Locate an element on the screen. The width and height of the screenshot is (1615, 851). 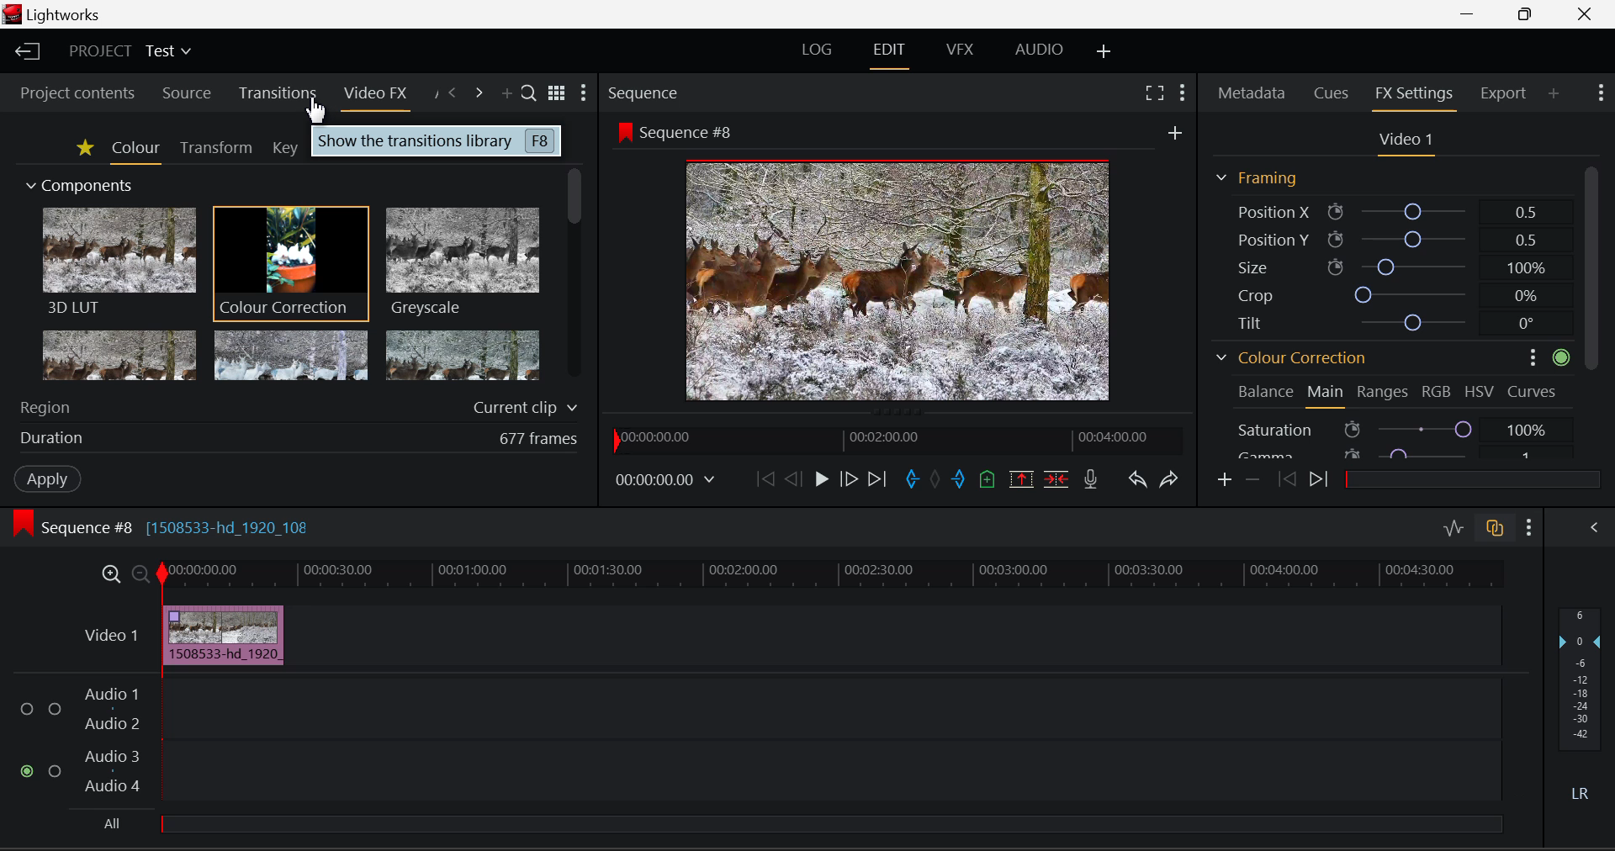
FX Settings Open is located at coordinates (1413, 95).